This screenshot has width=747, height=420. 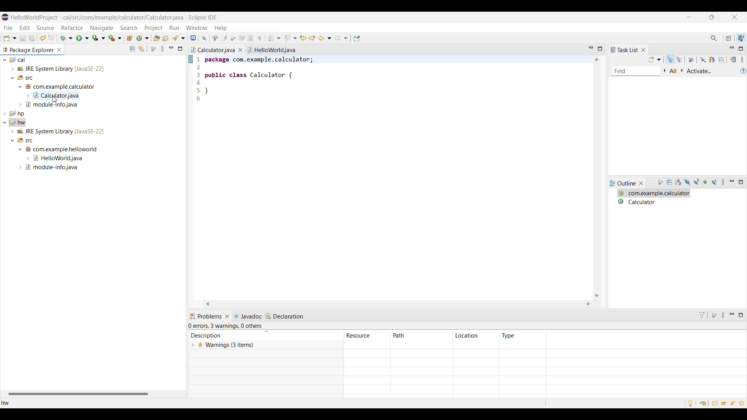 What do you see at coordinates (654, 193) in the screenshot?
I see `com.example.calculator` at bounding box center [654, 193].